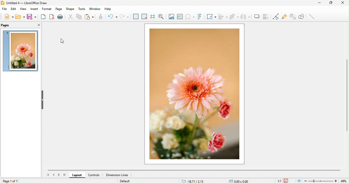 This screenshot has height=184, width=349. I want to click on paste, so click(90, 17).